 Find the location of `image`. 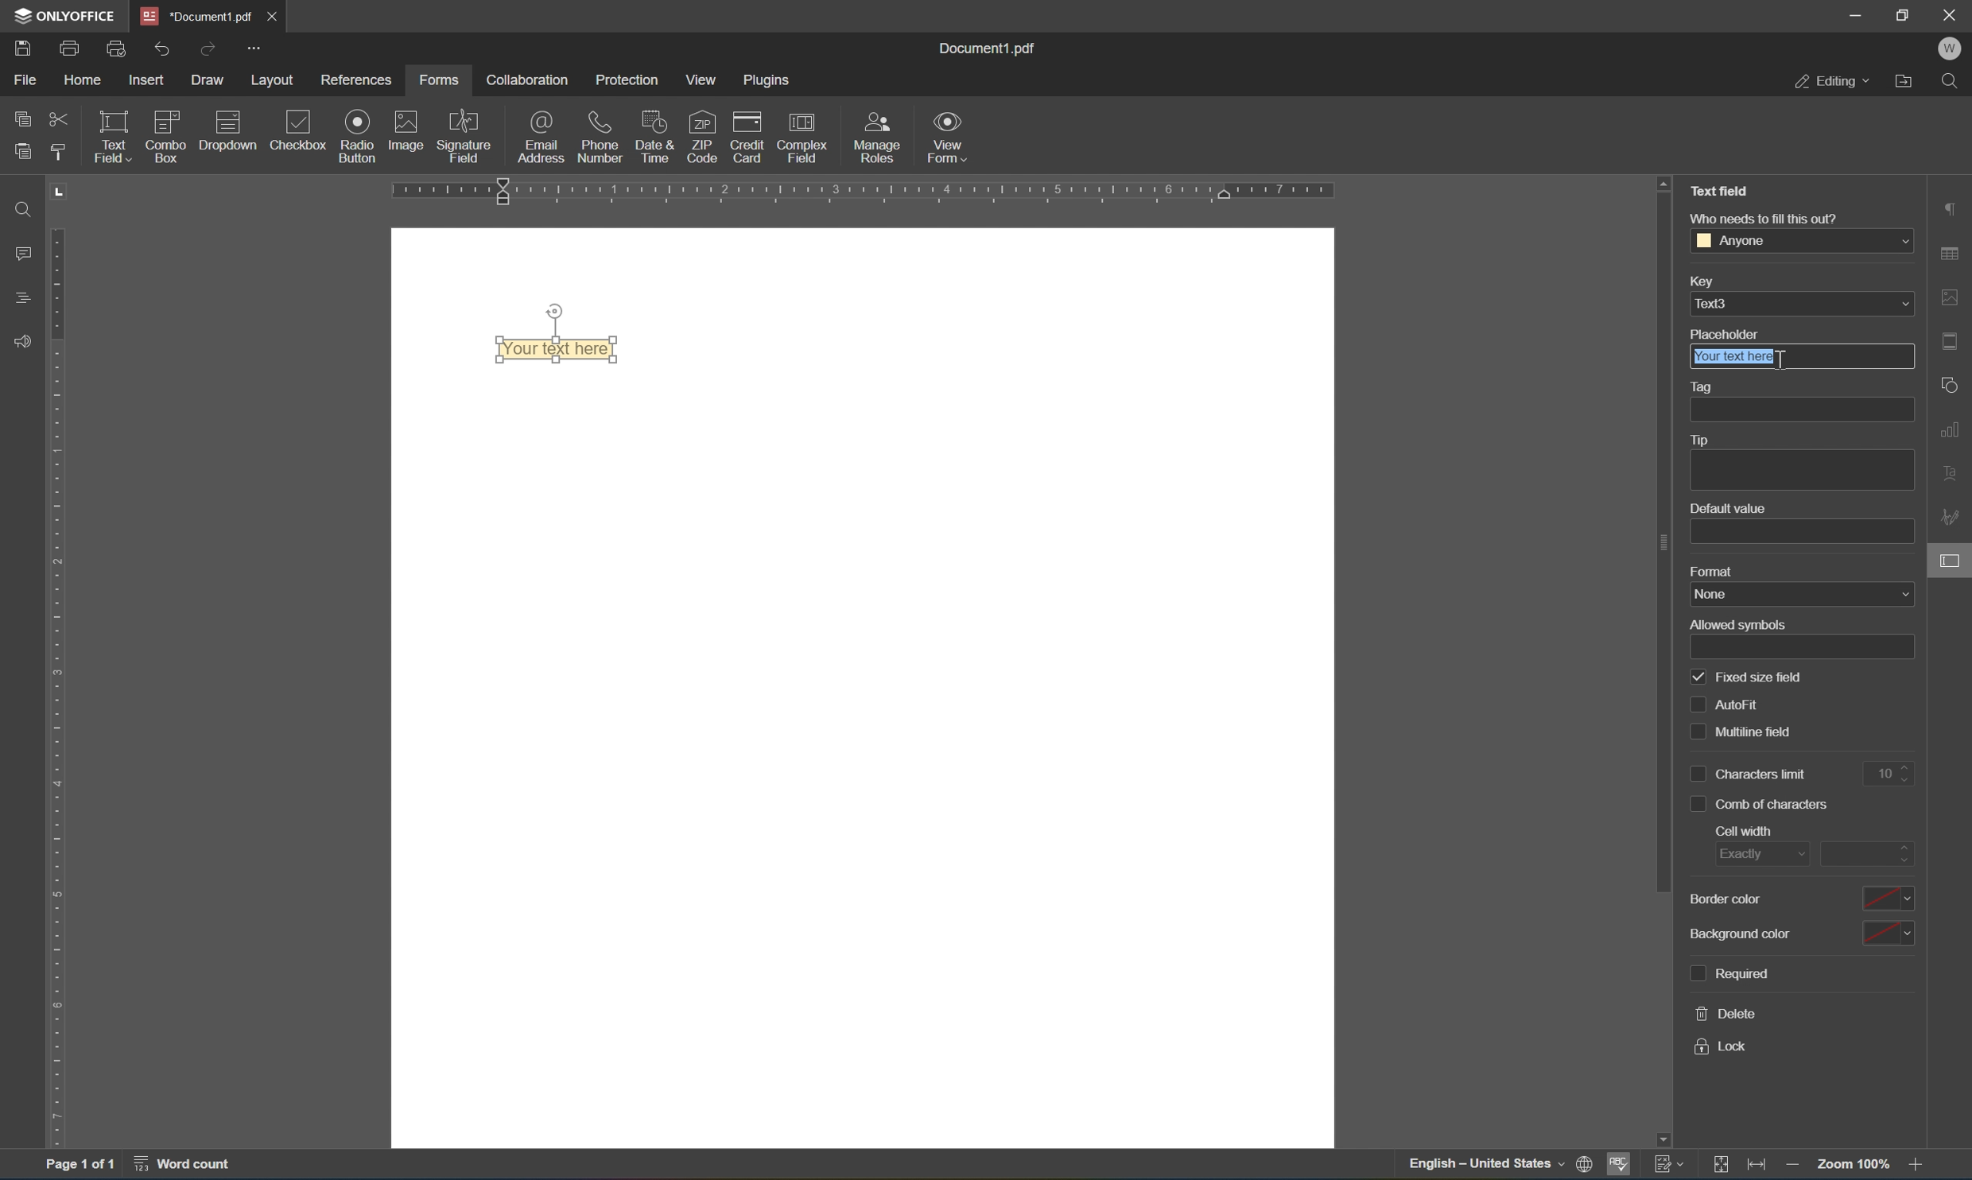

image is located at coordinates (405, 129).